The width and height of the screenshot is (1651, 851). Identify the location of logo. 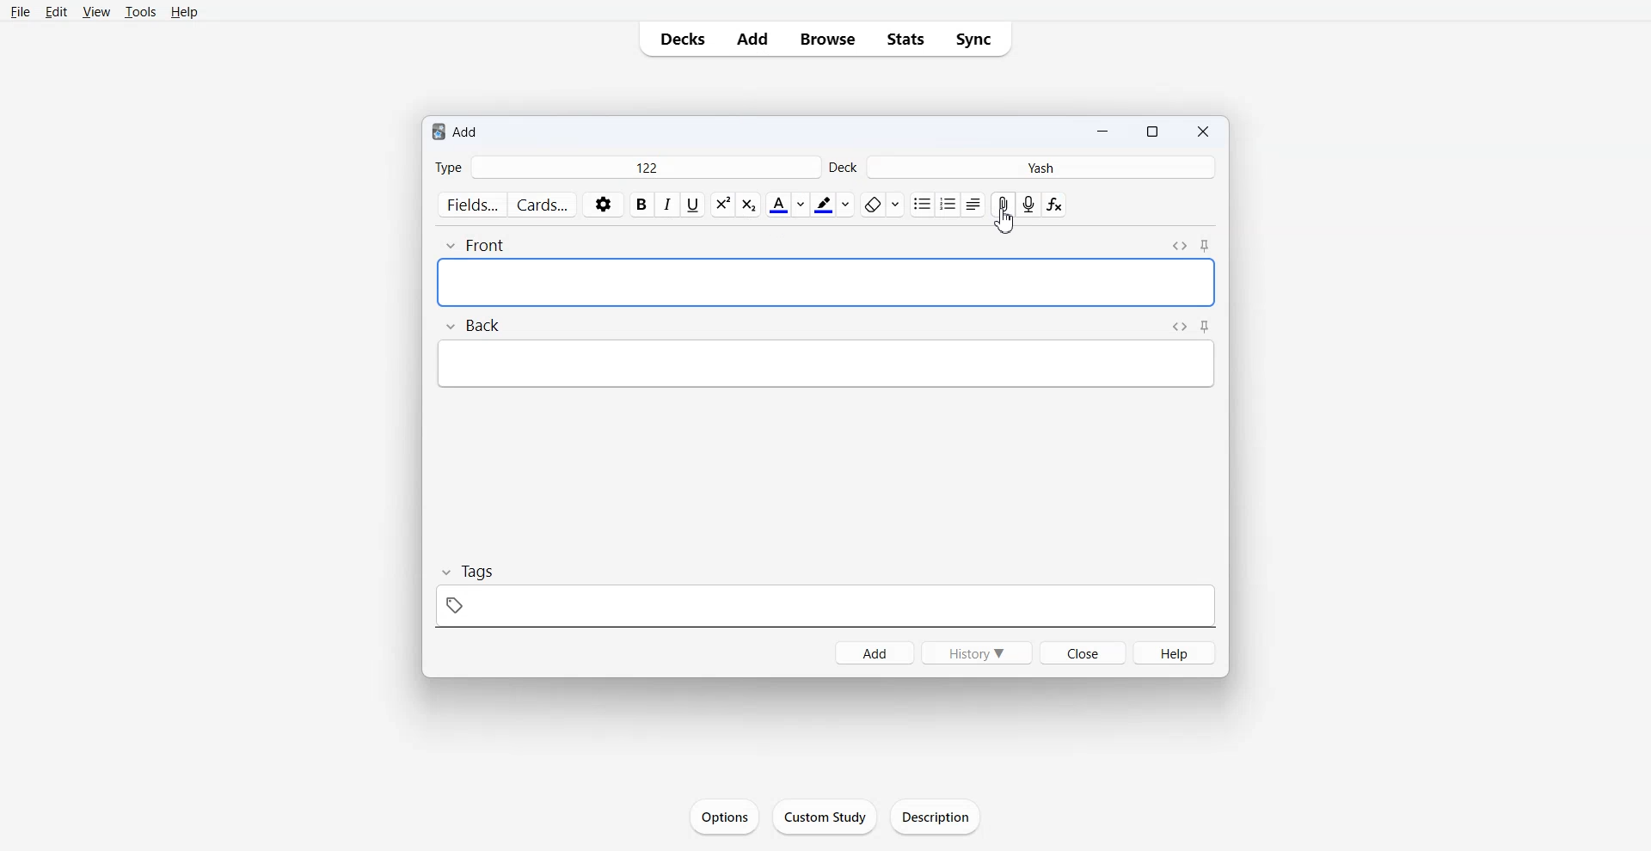
(437, 132).